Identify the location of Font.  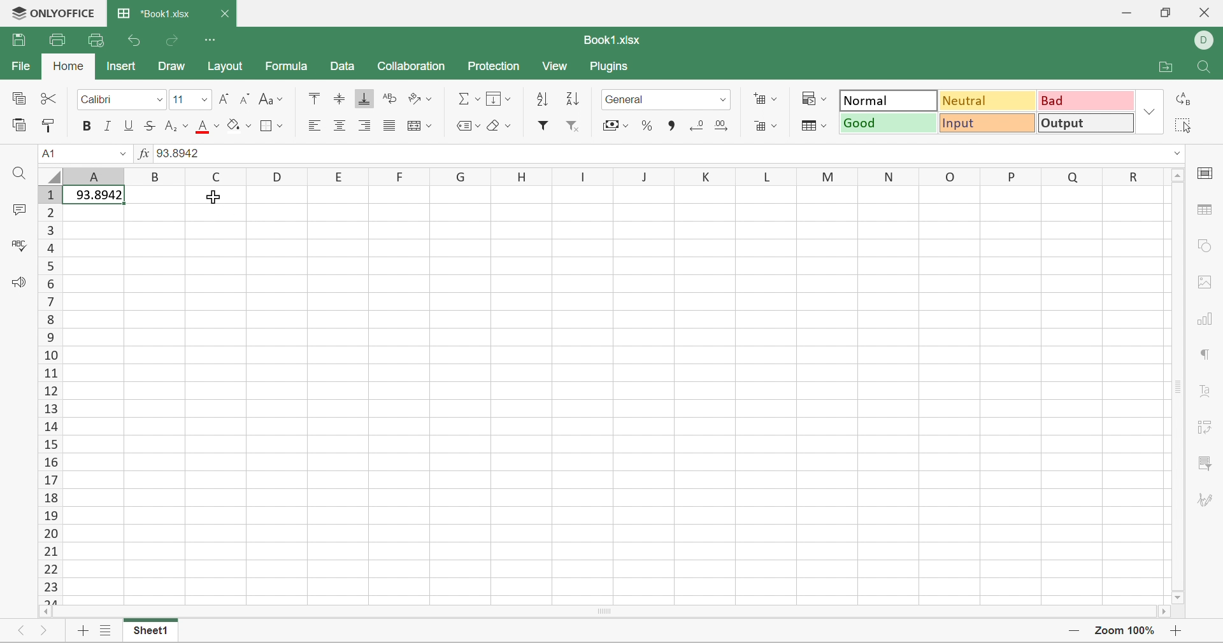
(99, 99).